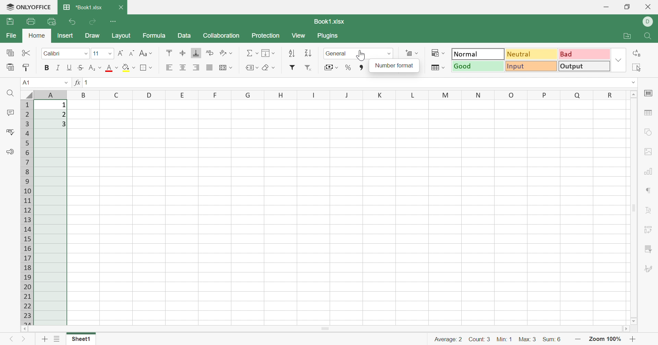  I want to click on Bad, so click(584, 53).